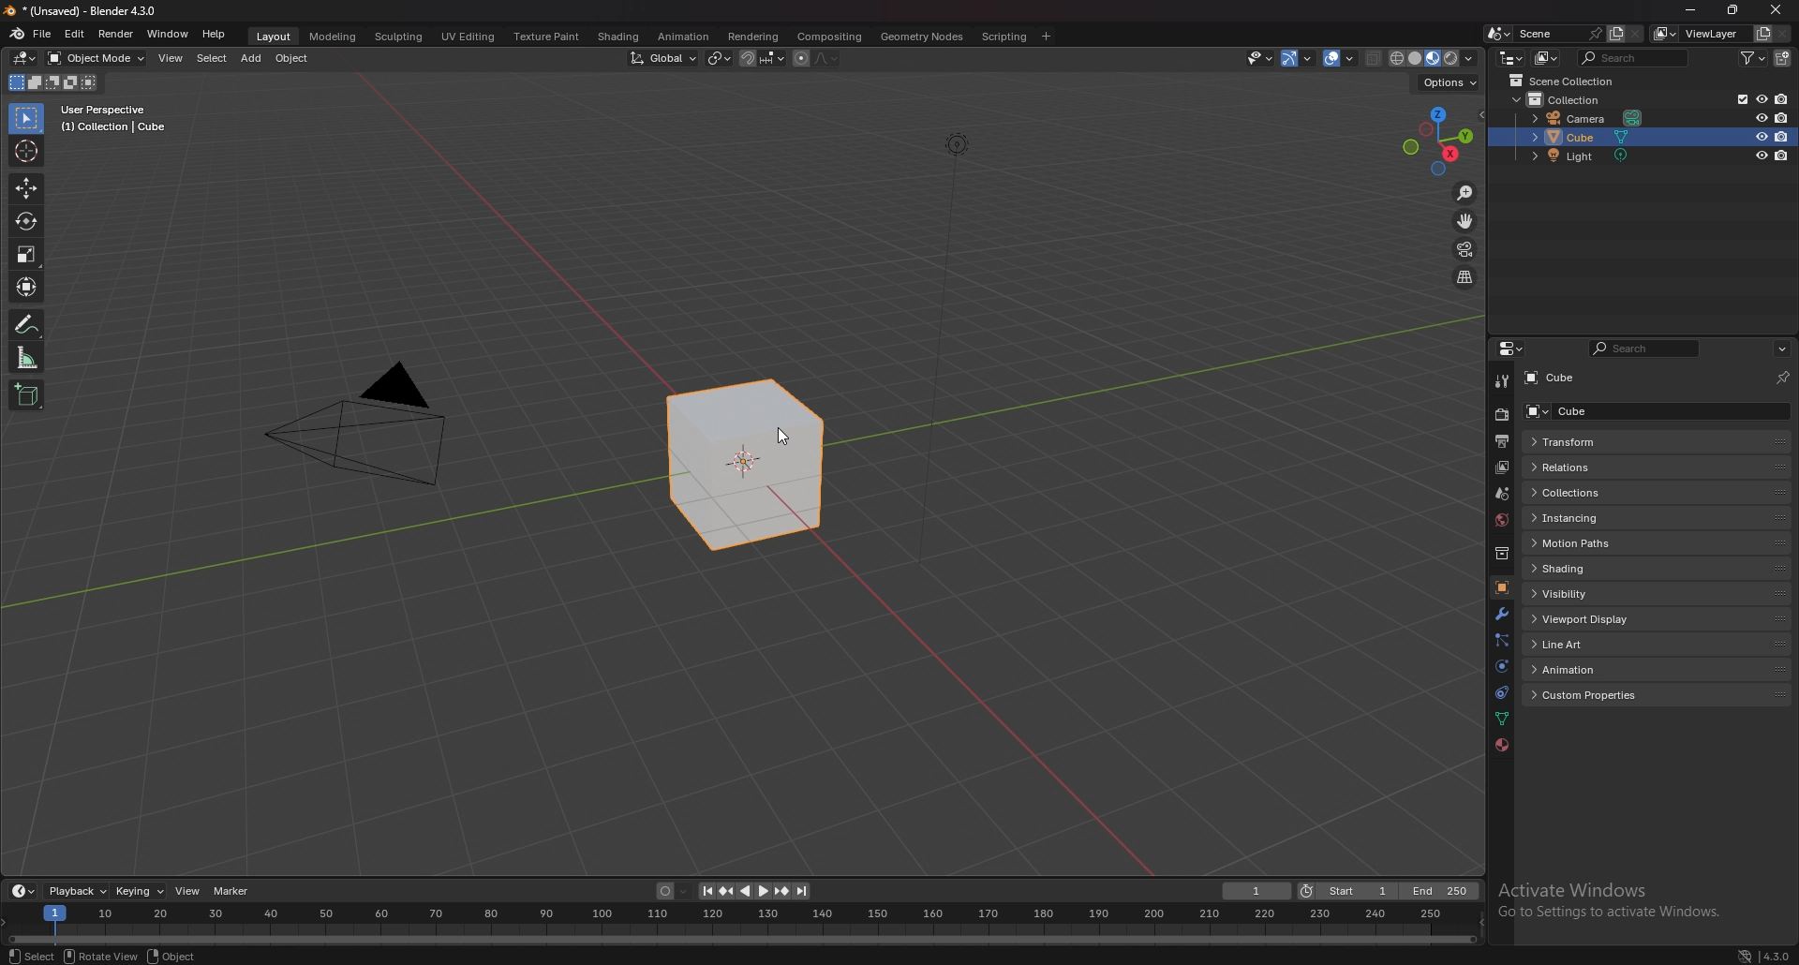 Image resolution: width=1799 pixels, height=965 pixels. I want to click on modifier, so click(1501, 613).